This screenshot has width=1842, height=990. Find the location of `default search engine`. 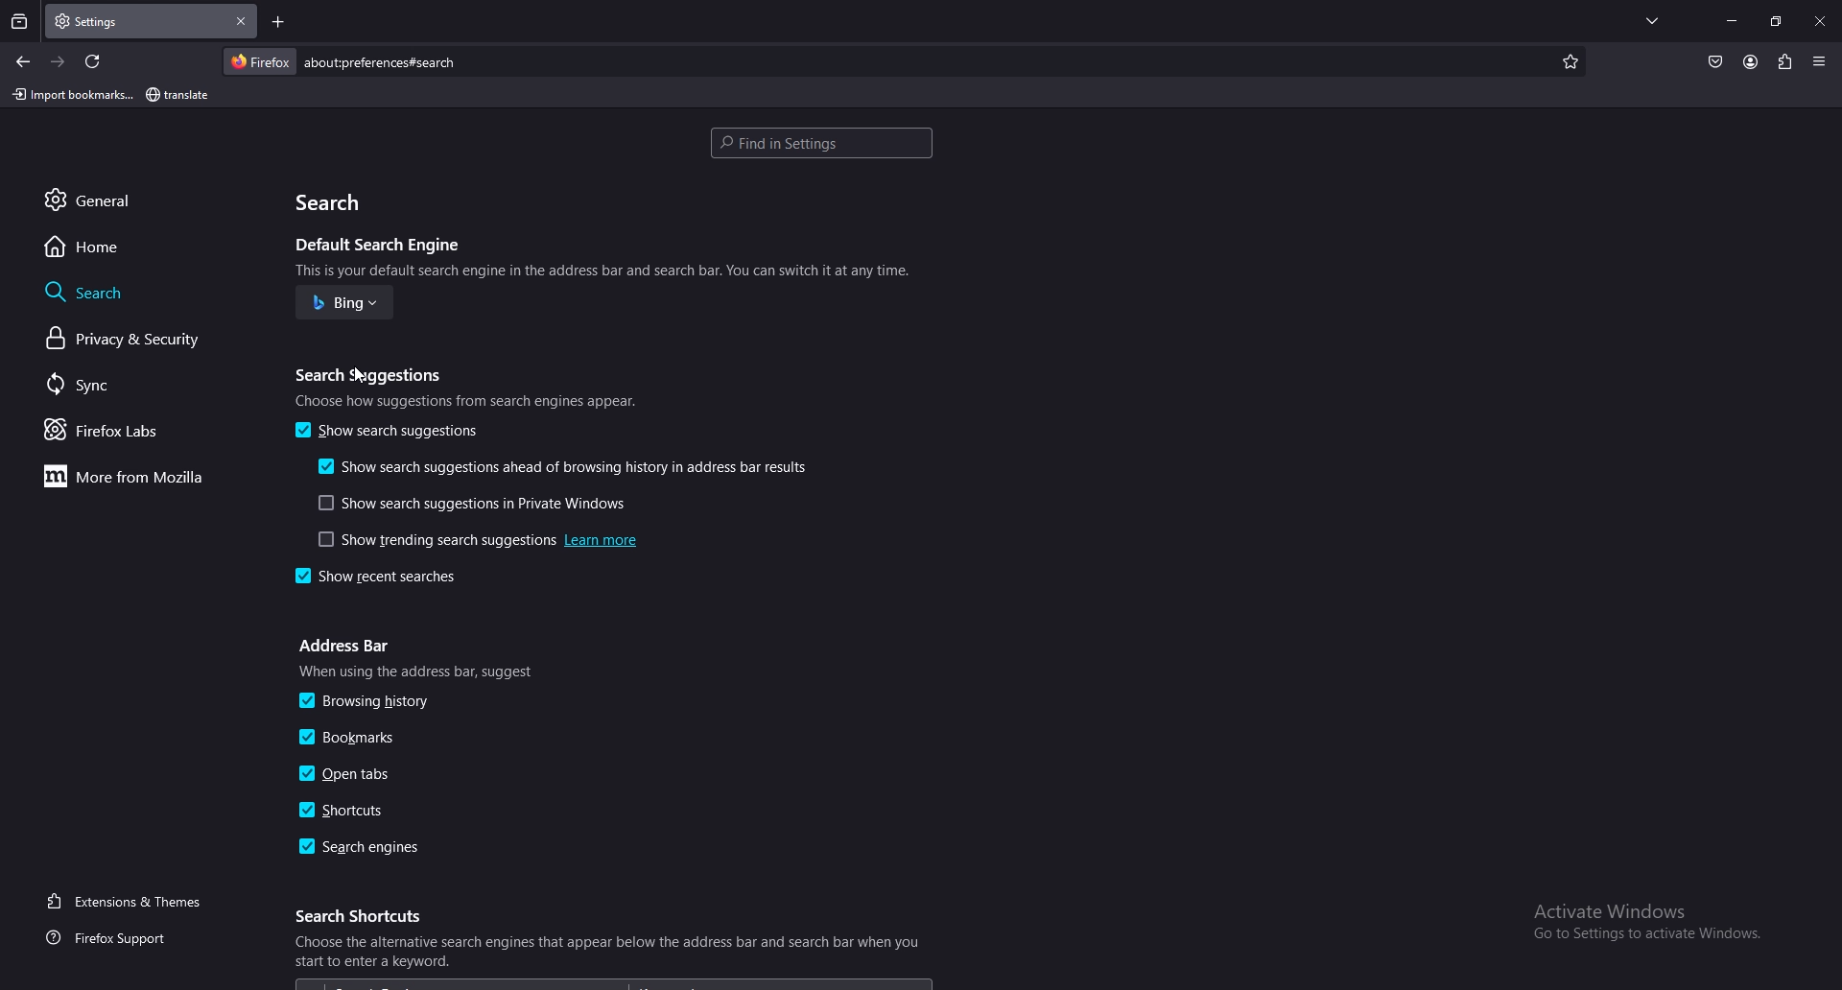

default search engine is located at coordinates (383, 247).